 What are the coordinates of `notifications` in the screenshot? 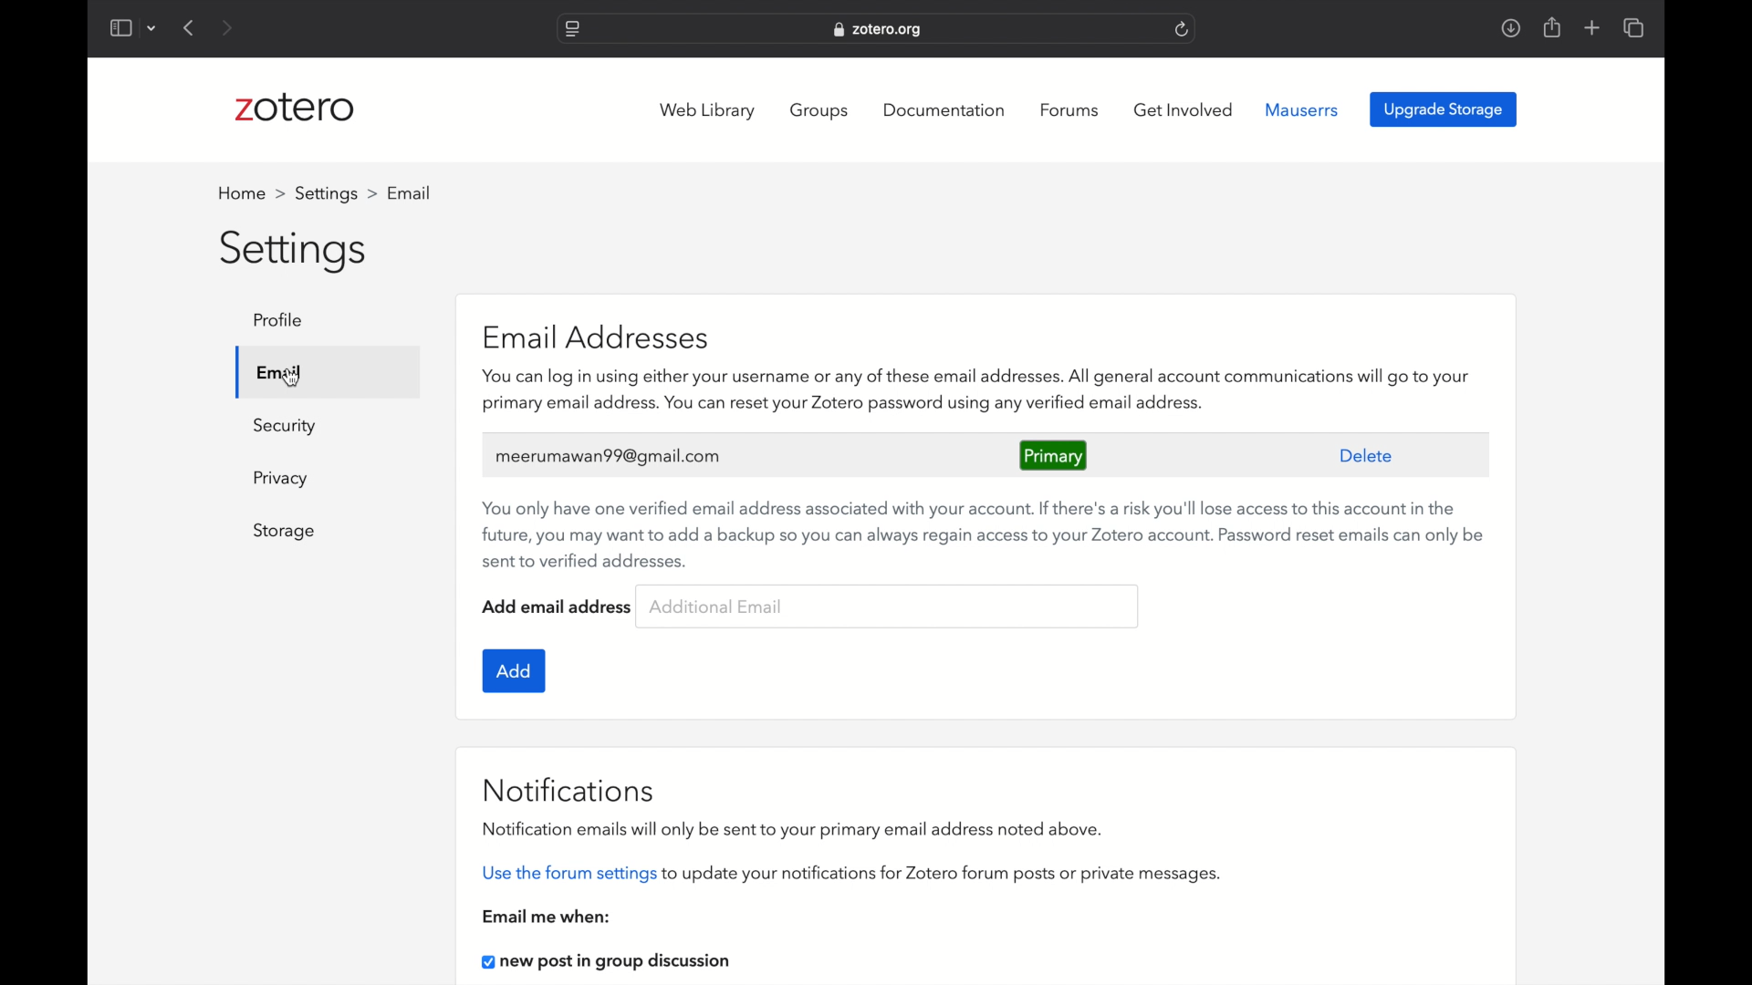 It's located at (568, 790).